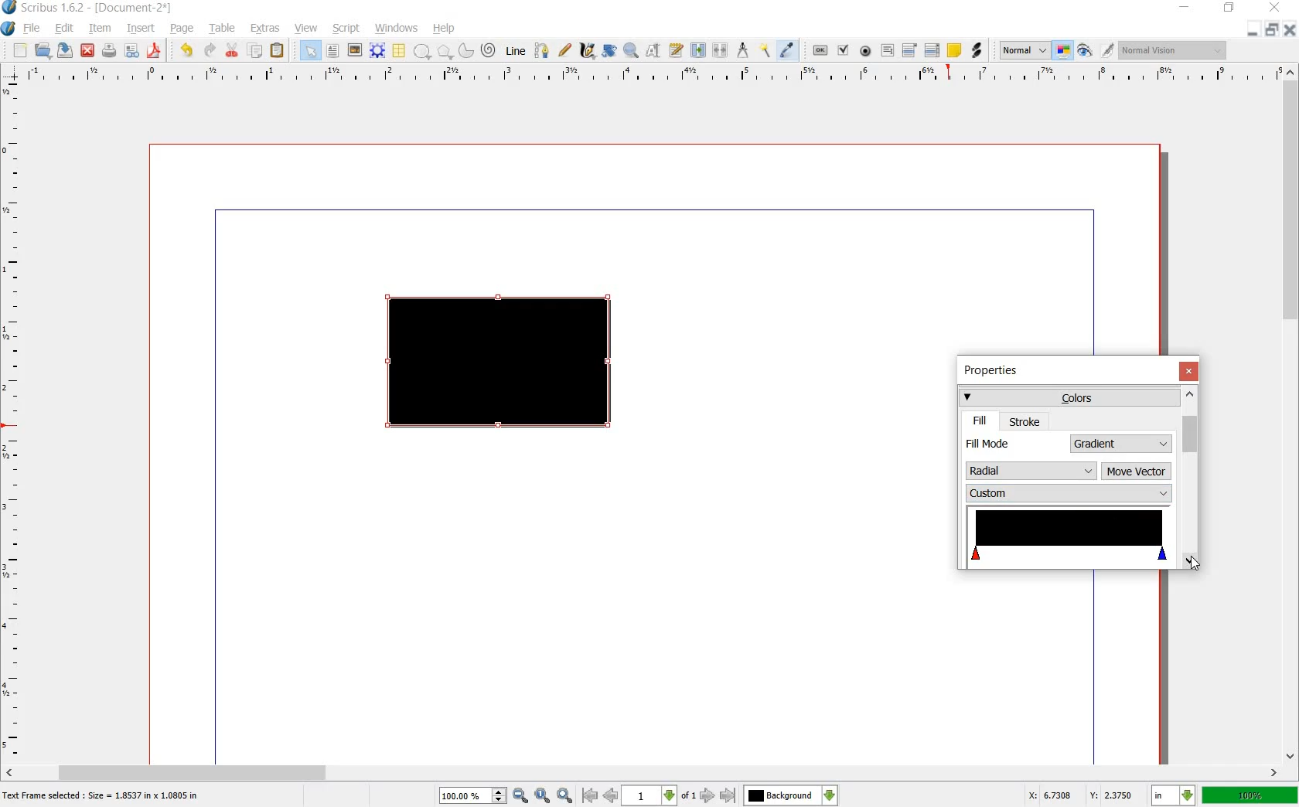 Image resolution: width=1299 pixels, height=807 pixels. Describe the element at coordinates (1188, 371) in the screenshot. I see `close` at that location.